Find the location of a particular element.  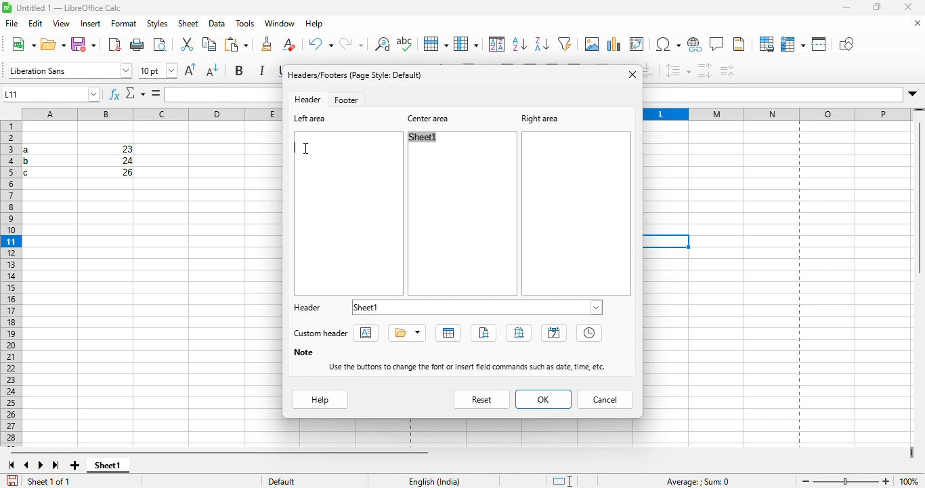

footer is located at coordinates (349, 99).